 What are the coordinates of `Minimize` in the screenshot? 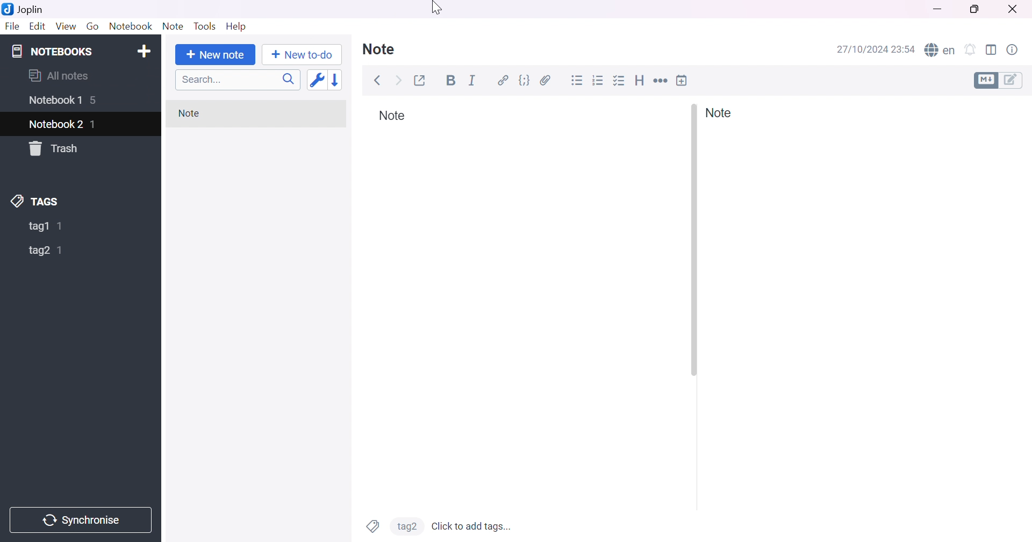 It's located at (937, 9).